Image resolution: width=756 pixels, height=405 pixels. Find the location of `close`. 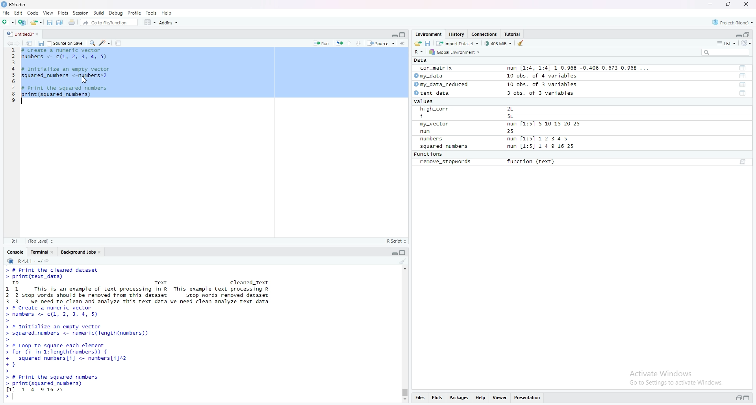

close is located at coordinates (748, 5).